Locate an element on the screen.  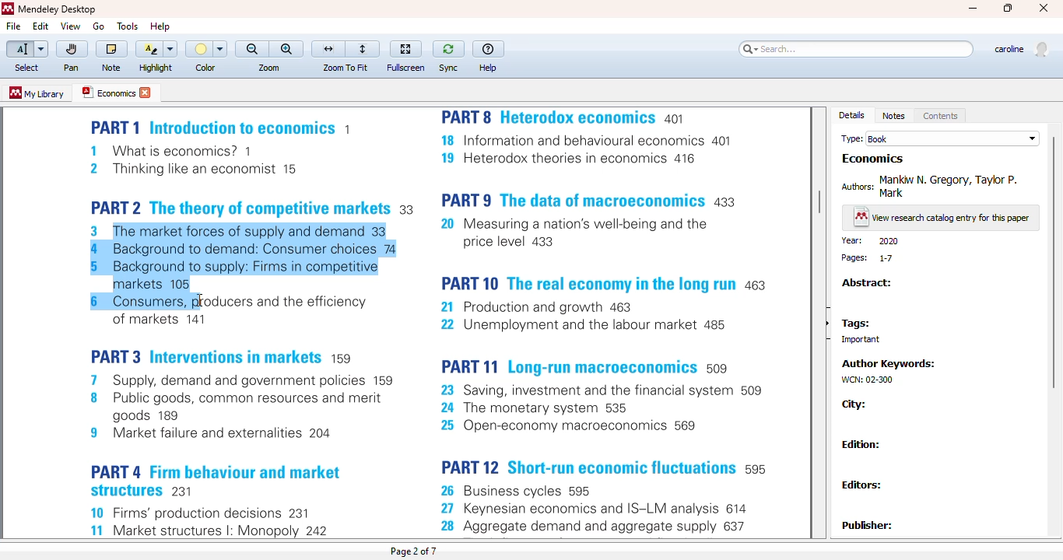
logo is located at coordinates (7, 9).